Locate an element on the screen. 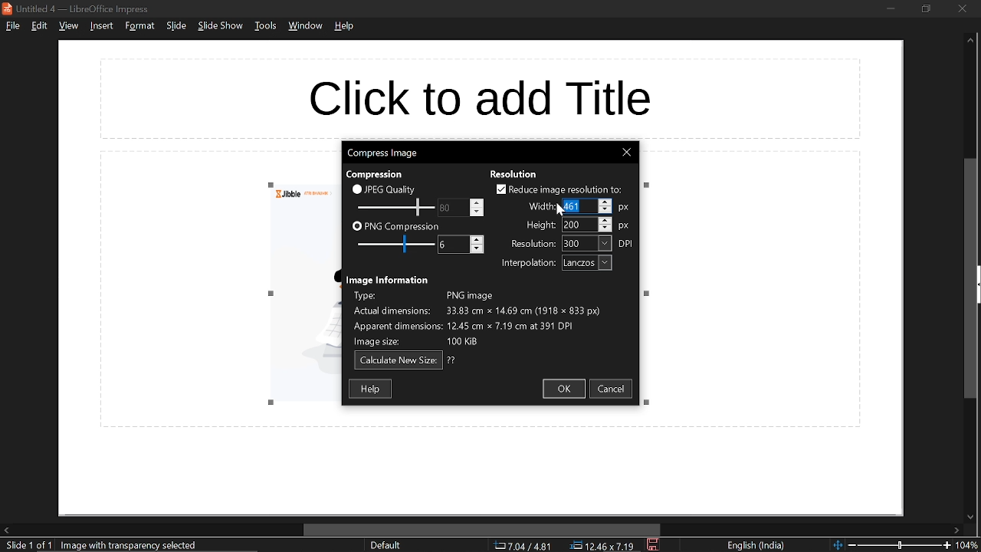 This screenshot has height=552, width=981. change PNG compression is located at coordinates (446, 244).